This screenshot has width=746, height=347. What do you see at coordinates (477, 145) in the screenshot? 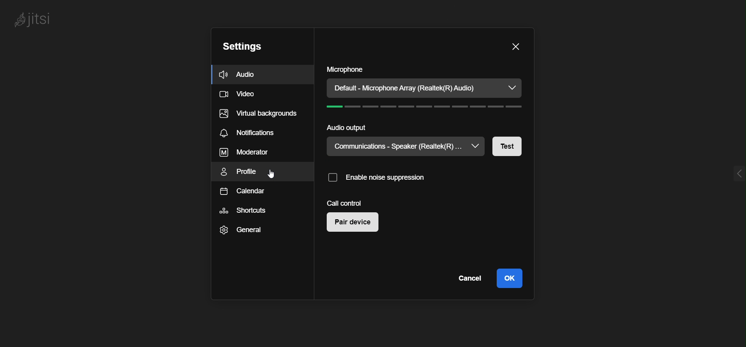
I see `speaker dropdown` at bounding box center [477, 145].